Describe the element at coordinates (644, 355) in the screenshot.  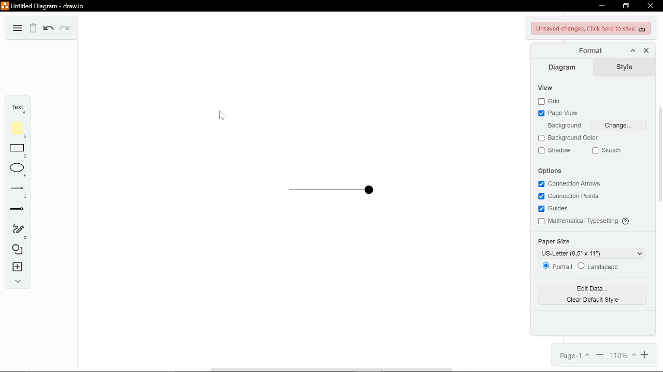
I see `Zoom in` at that location.